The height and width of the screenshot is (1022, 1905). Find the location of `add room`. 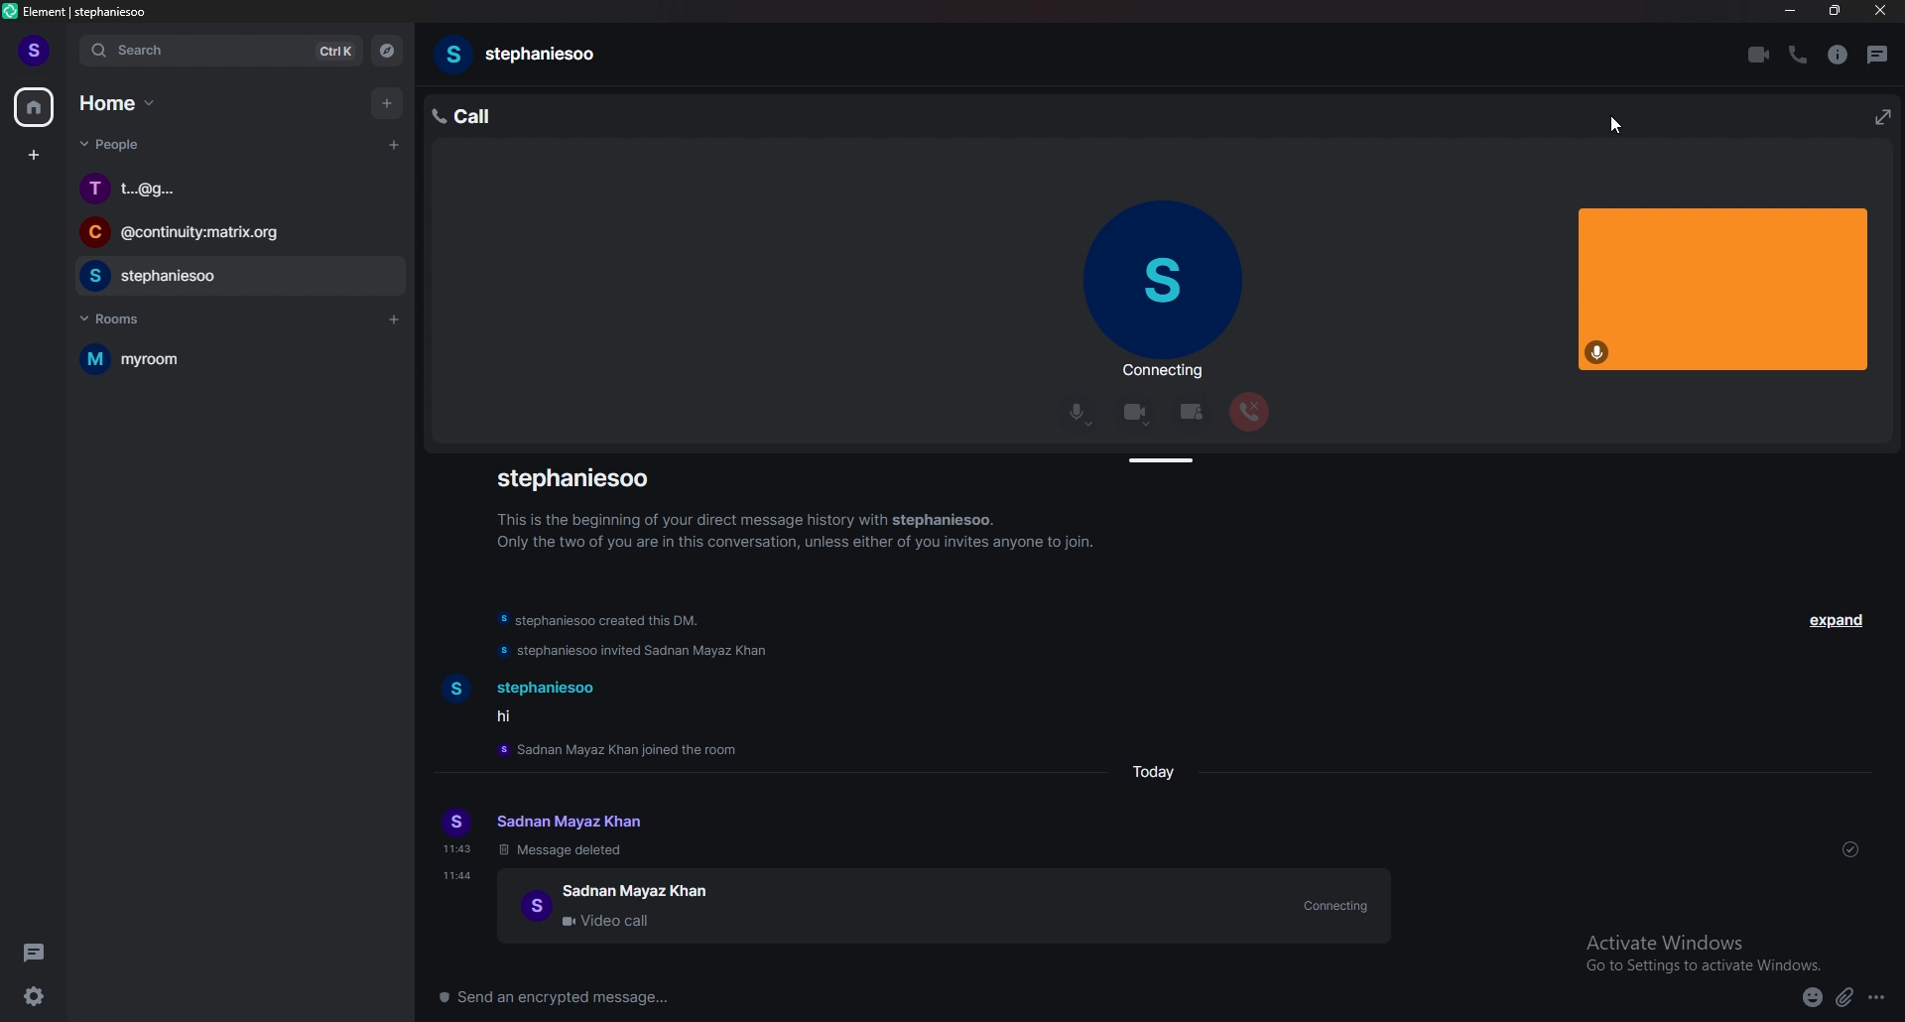

add room is located at coordinates (396, 319).